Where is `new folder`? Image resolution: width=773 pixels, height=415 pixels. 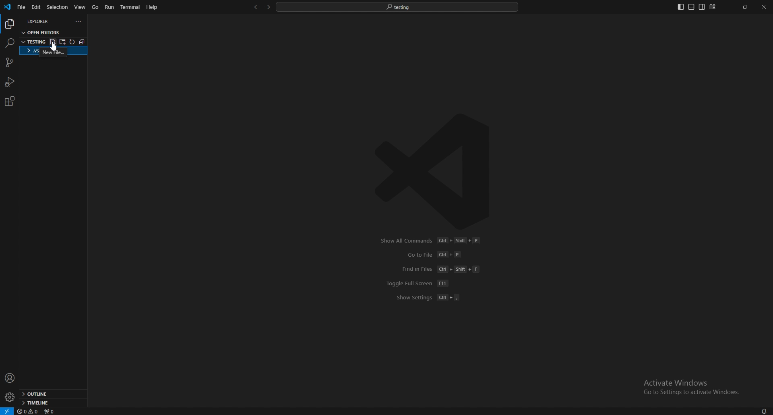
new folder is located at coordinates (63, 41).